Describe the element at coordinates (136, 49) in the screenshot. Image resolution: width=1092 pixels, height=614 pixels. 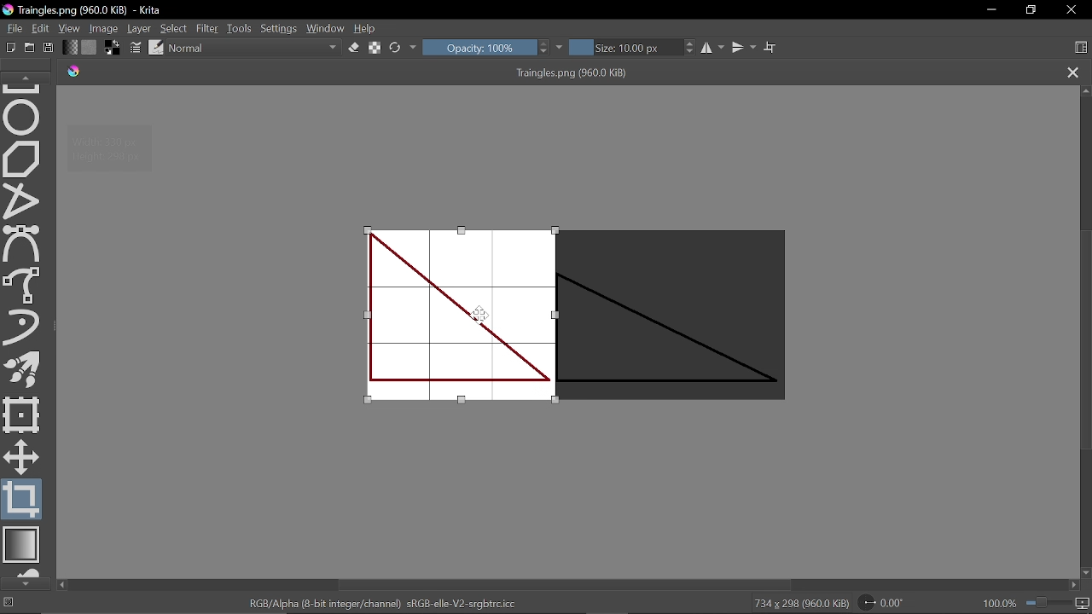
I see `Edit brush settings` at that location.